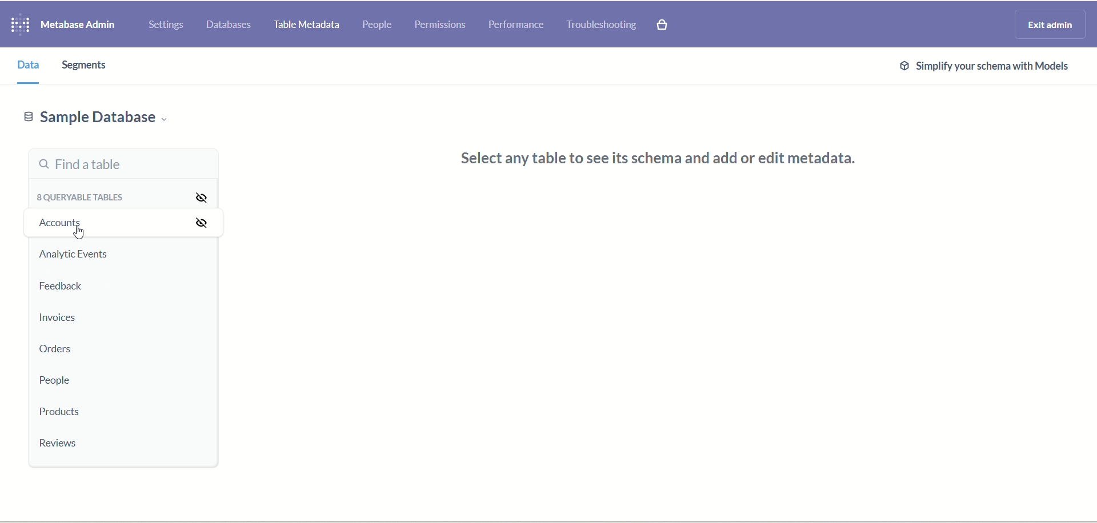 The height and width of the screenshot is (523, 1097). What do you see at coordinates (110, 120) in the screenshot?
I see `sample database` at bounding box center [110, 120].